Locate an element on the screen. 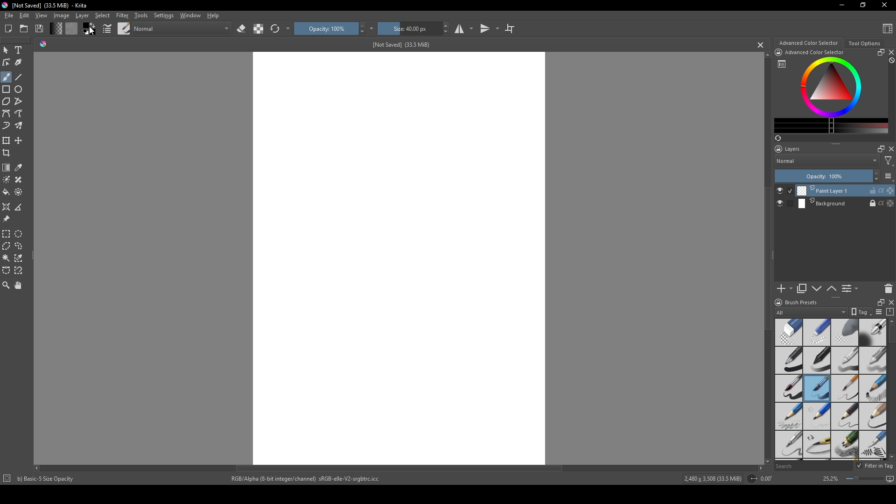  colorize mask is located at coordinates (7, 179).